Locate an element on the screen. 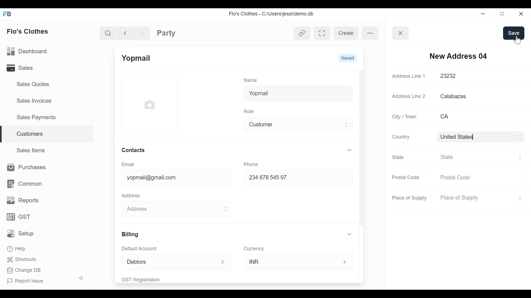 The image size is (531, 298). Expand is located at coordinates (345, 262).